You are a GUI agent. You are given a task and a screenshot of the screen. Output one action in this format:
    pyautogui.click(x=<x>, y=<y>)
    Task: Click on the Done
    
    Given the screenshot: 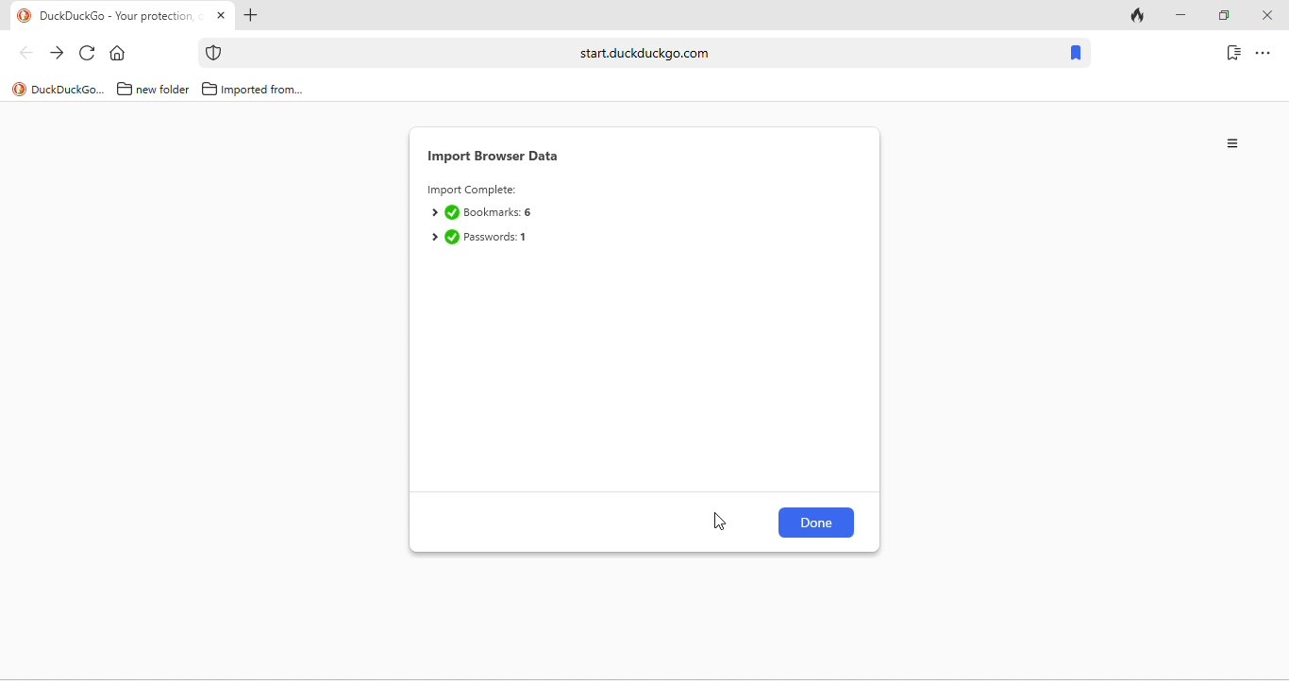 What is the action you would take?
    pyautogui.click(x=818, y=523)
    